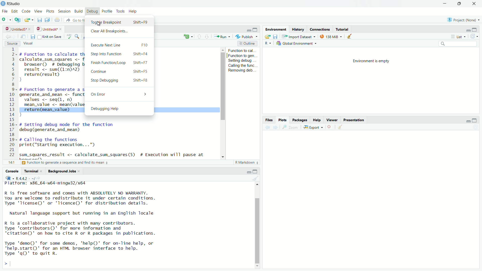 This screenshot has height=271, width=482. Describe the element at coordinates (89, 248) in the screenshot. I see `Type 'demo()' for some demos, 'help()' for on-line help, or
'help.start()' for an HTML browser interface to help.
Type 'qgQ' to quit R.` at that location.